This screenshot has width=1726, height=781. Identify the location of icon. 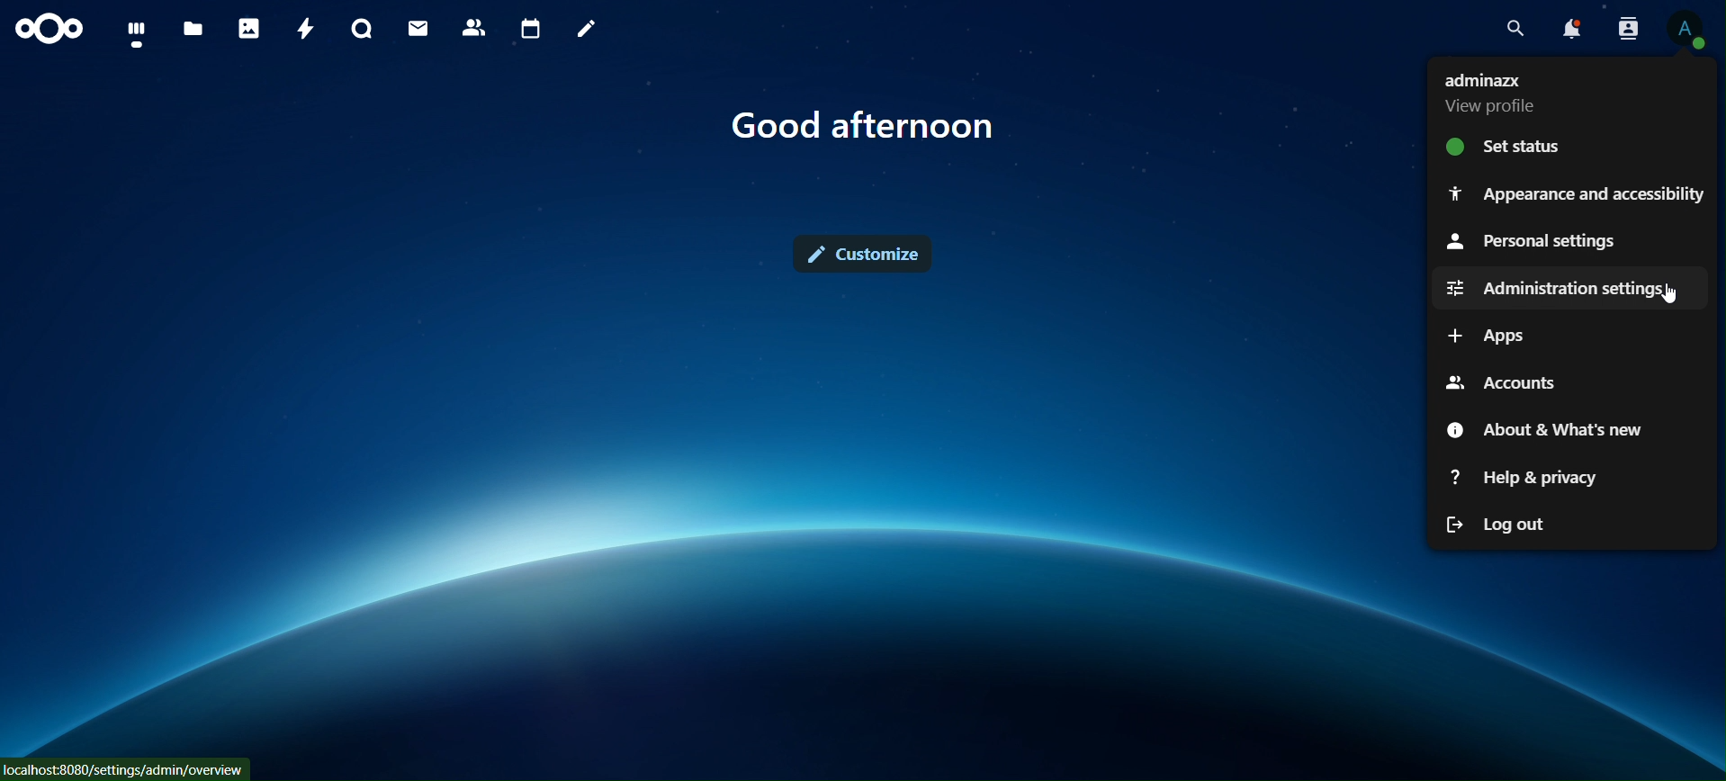
(53, 29).